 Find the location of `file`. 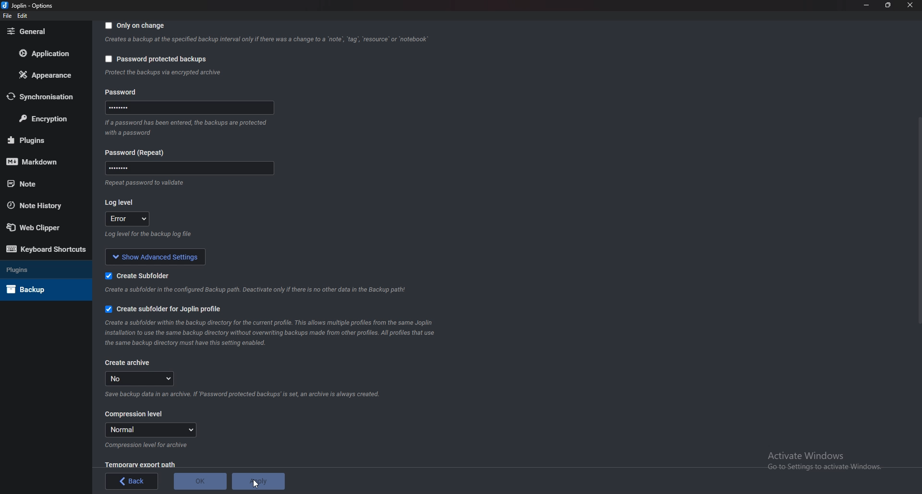

file is located at coordinates (7, 16).